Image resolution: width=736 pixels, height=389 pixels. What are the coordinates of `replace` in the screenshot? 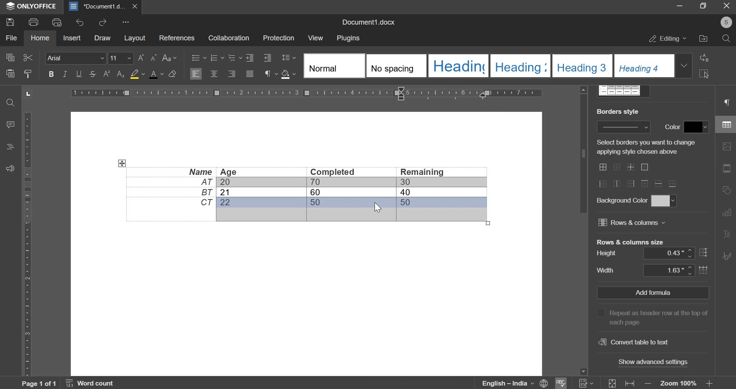 It's located at (705, 58).